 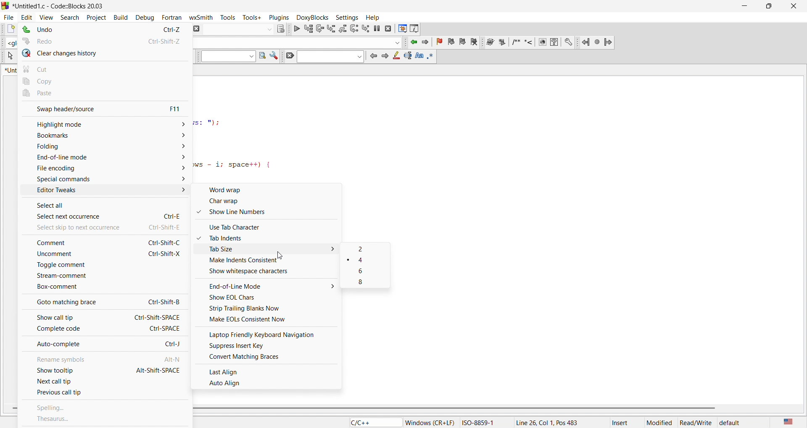 I want to click on info, so click(x=413, y=29).